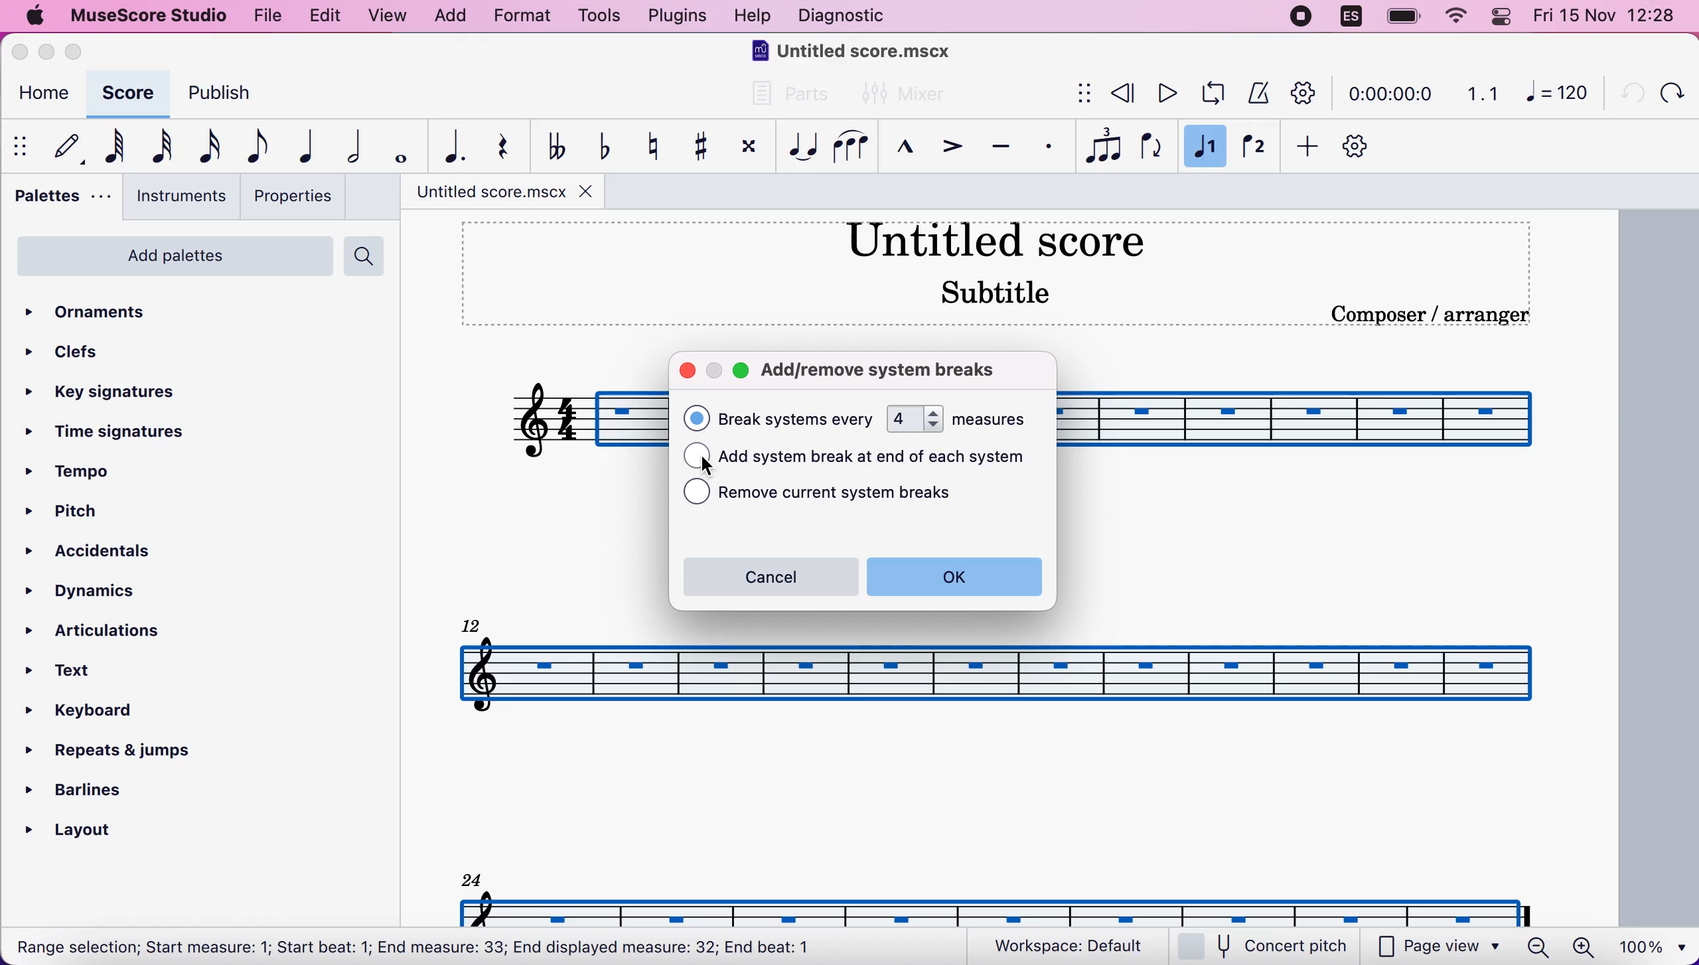 This screenshot has width=1699, height=965. Describe the element at coordinates (40, 96) in the screenshot. I see `home` at that location.